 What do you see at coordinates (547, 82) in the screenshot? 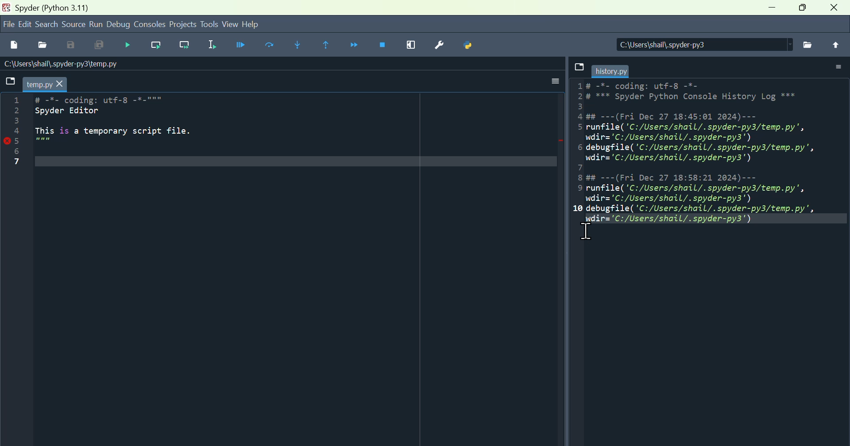
I see `More options` at bounding box center [547, 82].